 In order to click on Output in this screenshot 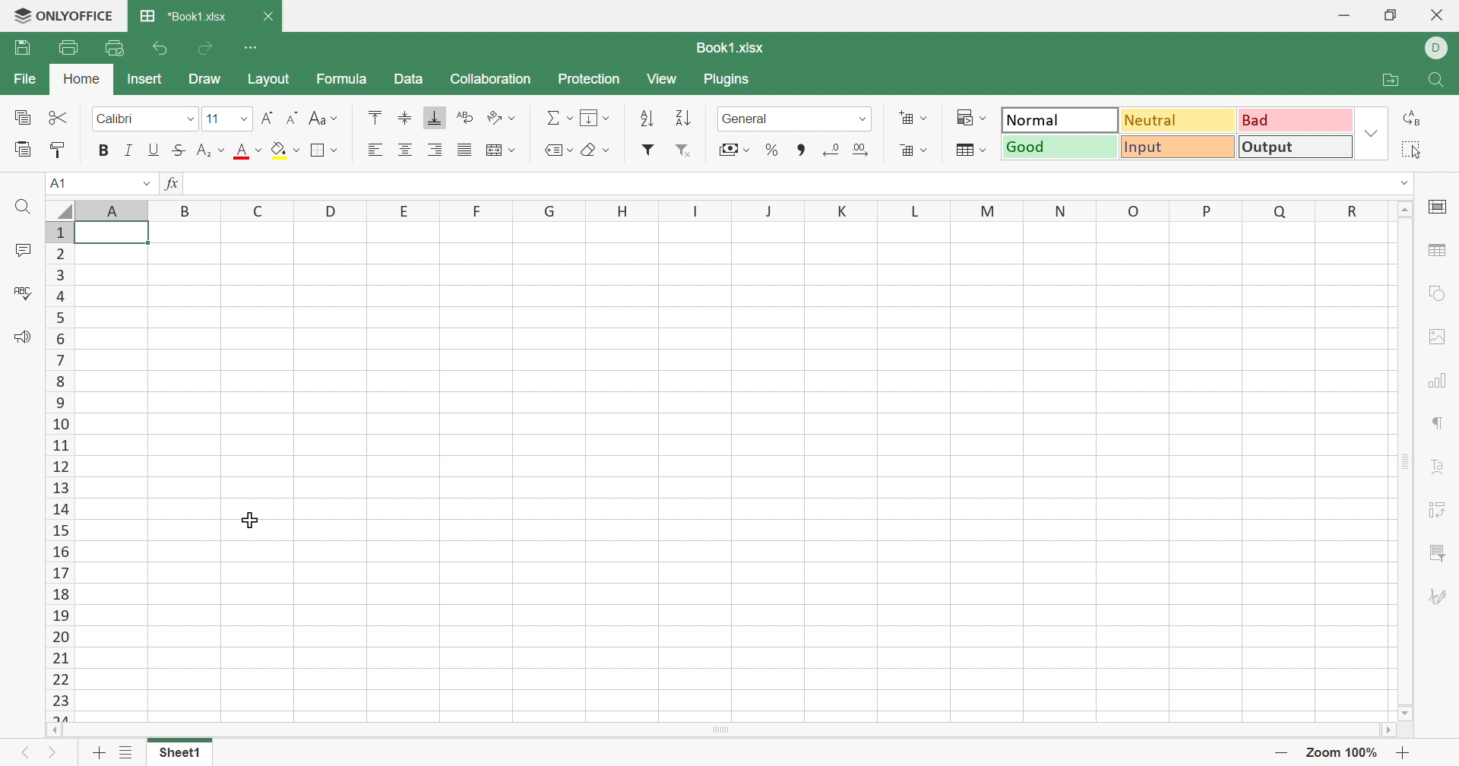, I will do `click(1294, 147)`.